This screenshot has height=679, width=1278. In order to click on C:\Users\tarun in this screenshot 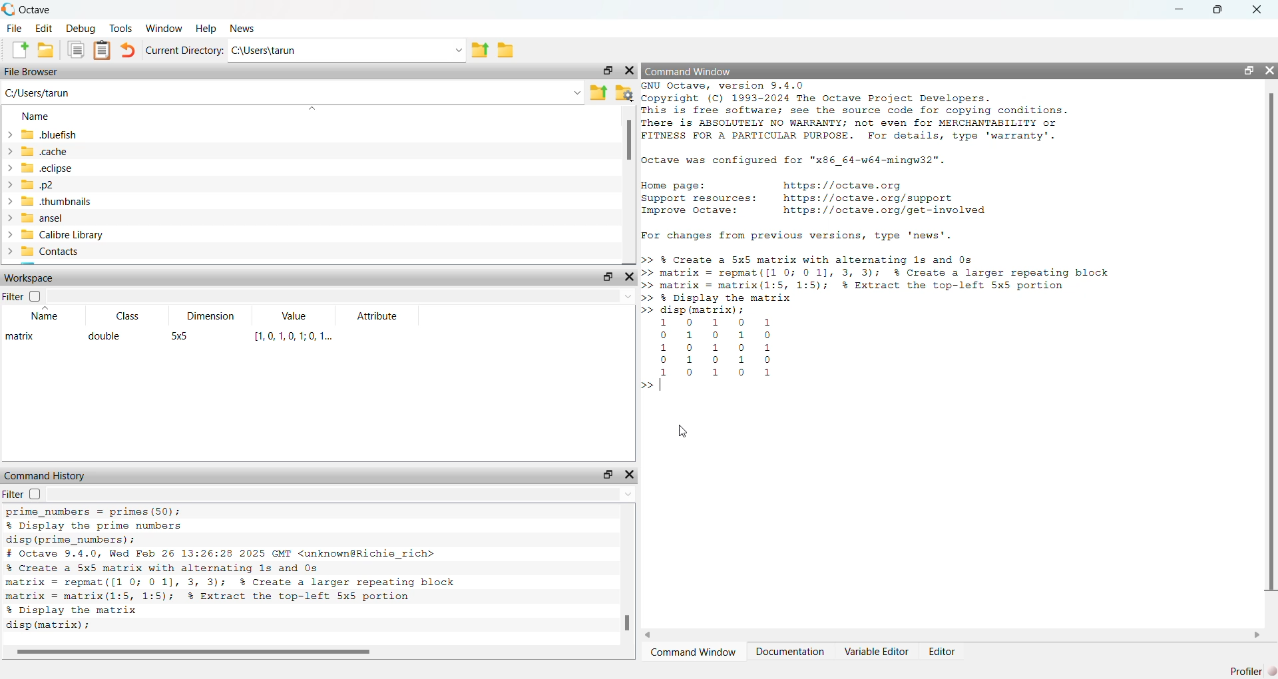, I will do `click(265, 50)`.